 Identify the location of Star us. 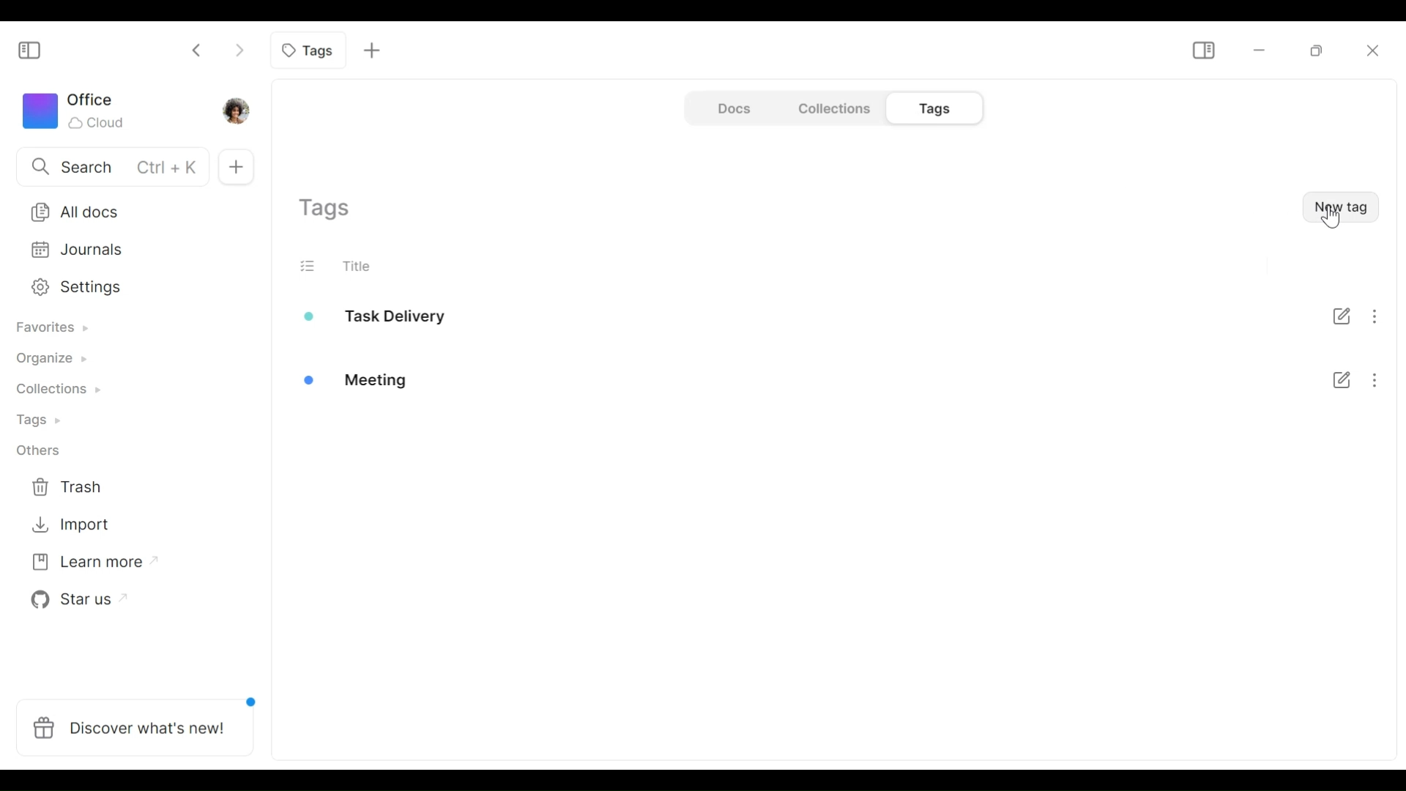
(78, 601).